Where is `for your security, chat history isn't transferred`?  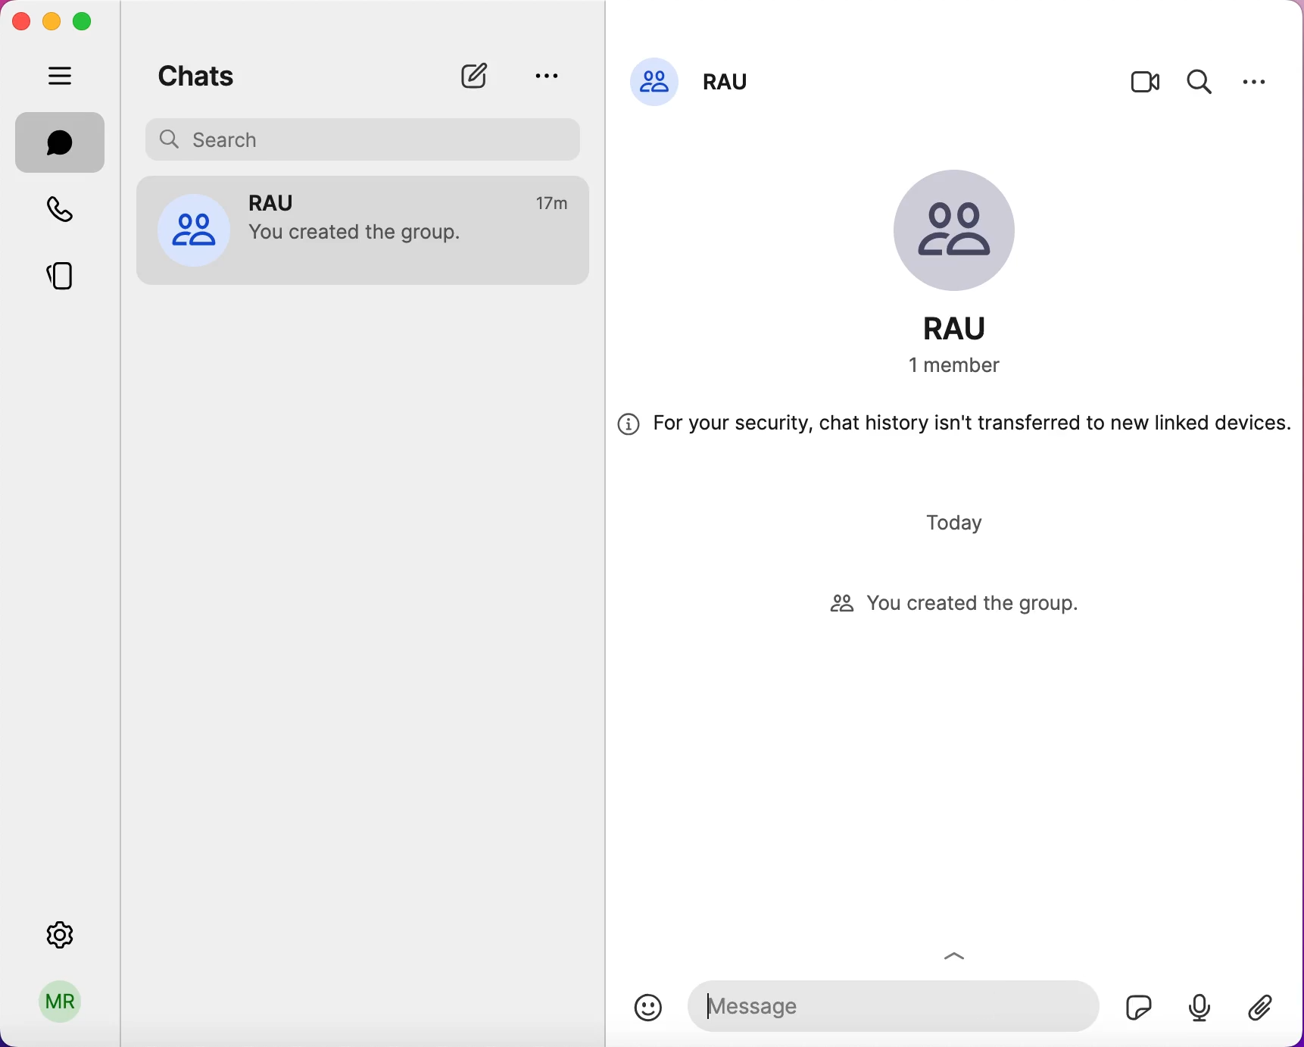 for your security, chat history isn't transferred is located at coordinates (954, 430).